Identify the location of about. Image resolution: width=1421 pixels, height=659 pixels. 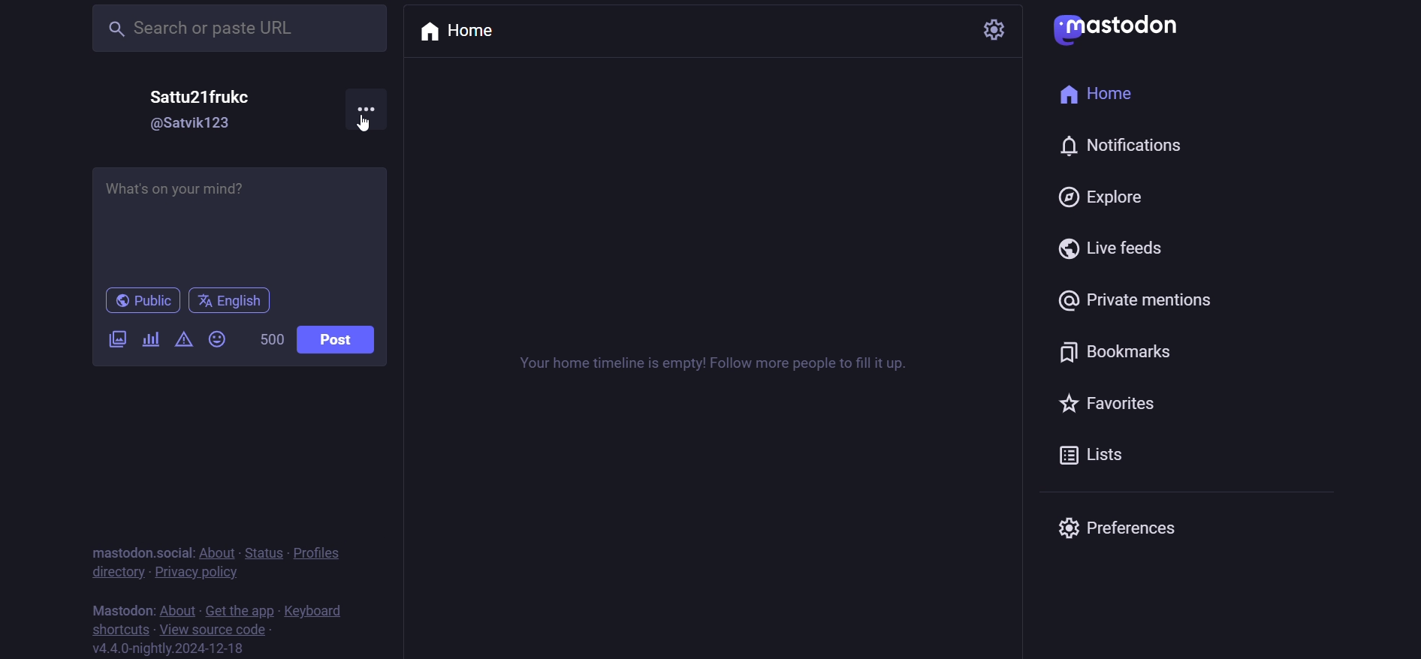
(214, 550).